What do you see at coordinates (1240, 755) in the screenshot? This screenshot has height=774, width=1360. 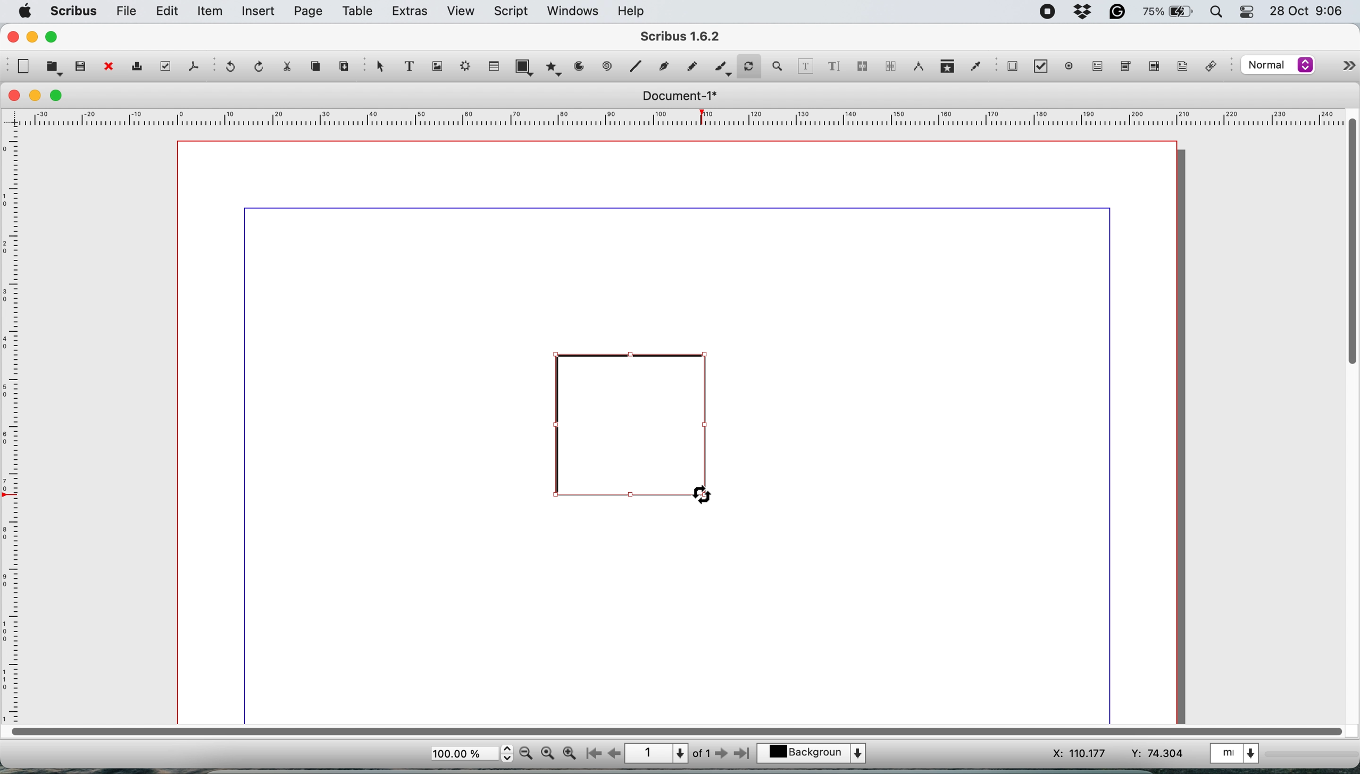 I see `select the current unit` at bounding box center [1240, 755].